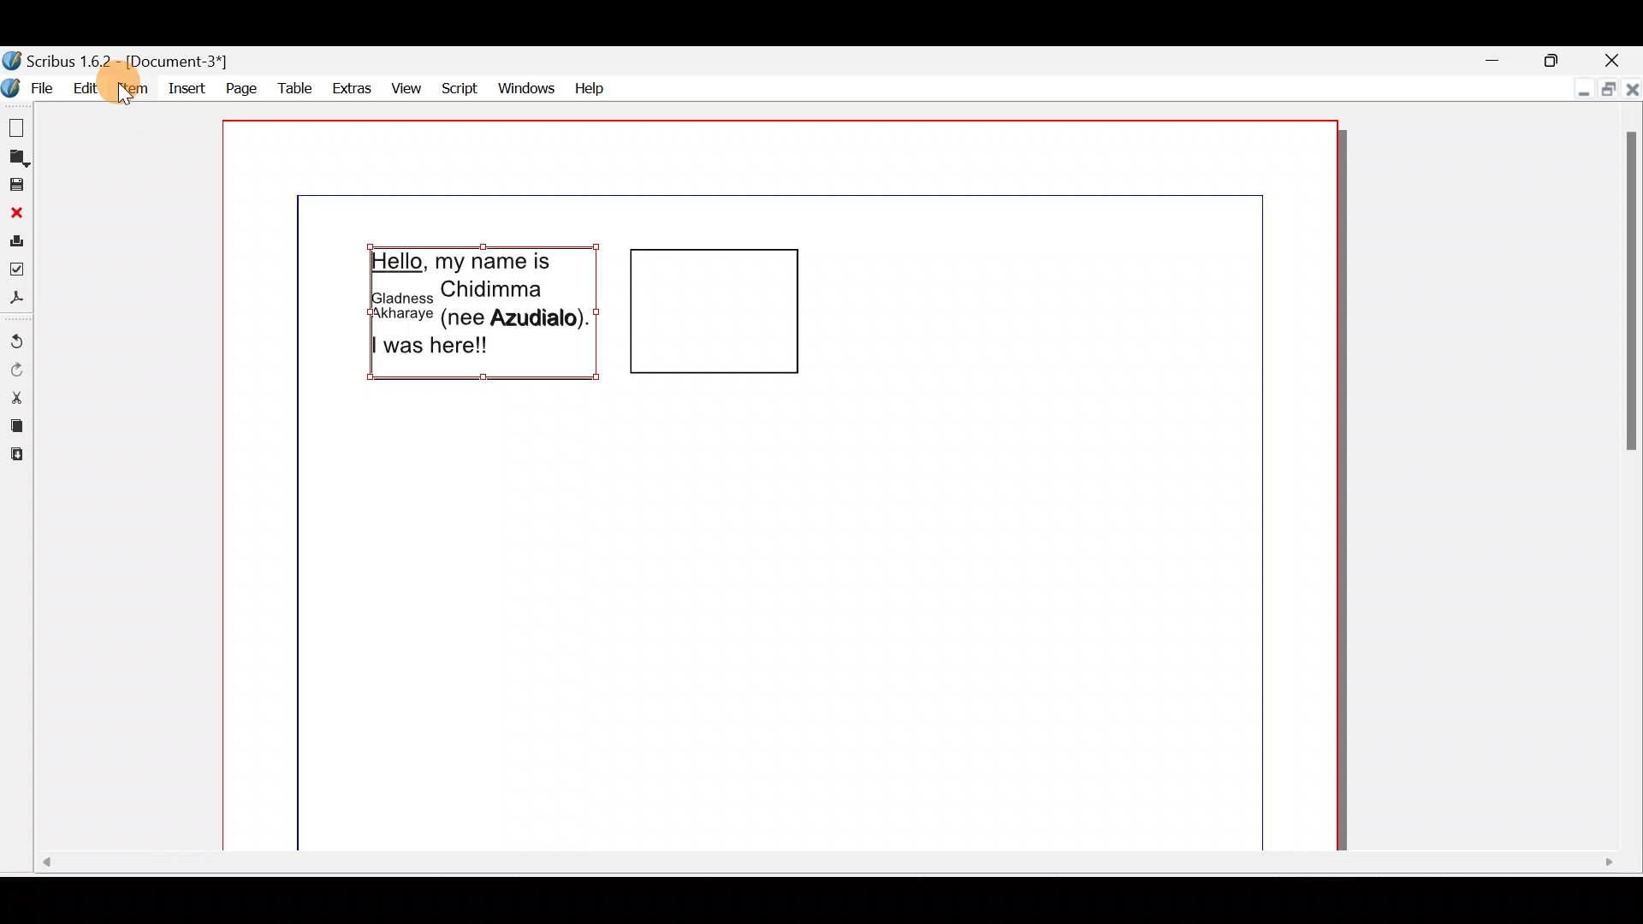 The height and width of the screenshot is (924, 1643). Describe the element at coordinates (237, 87) in the screenshot. I see `Page` at that location.